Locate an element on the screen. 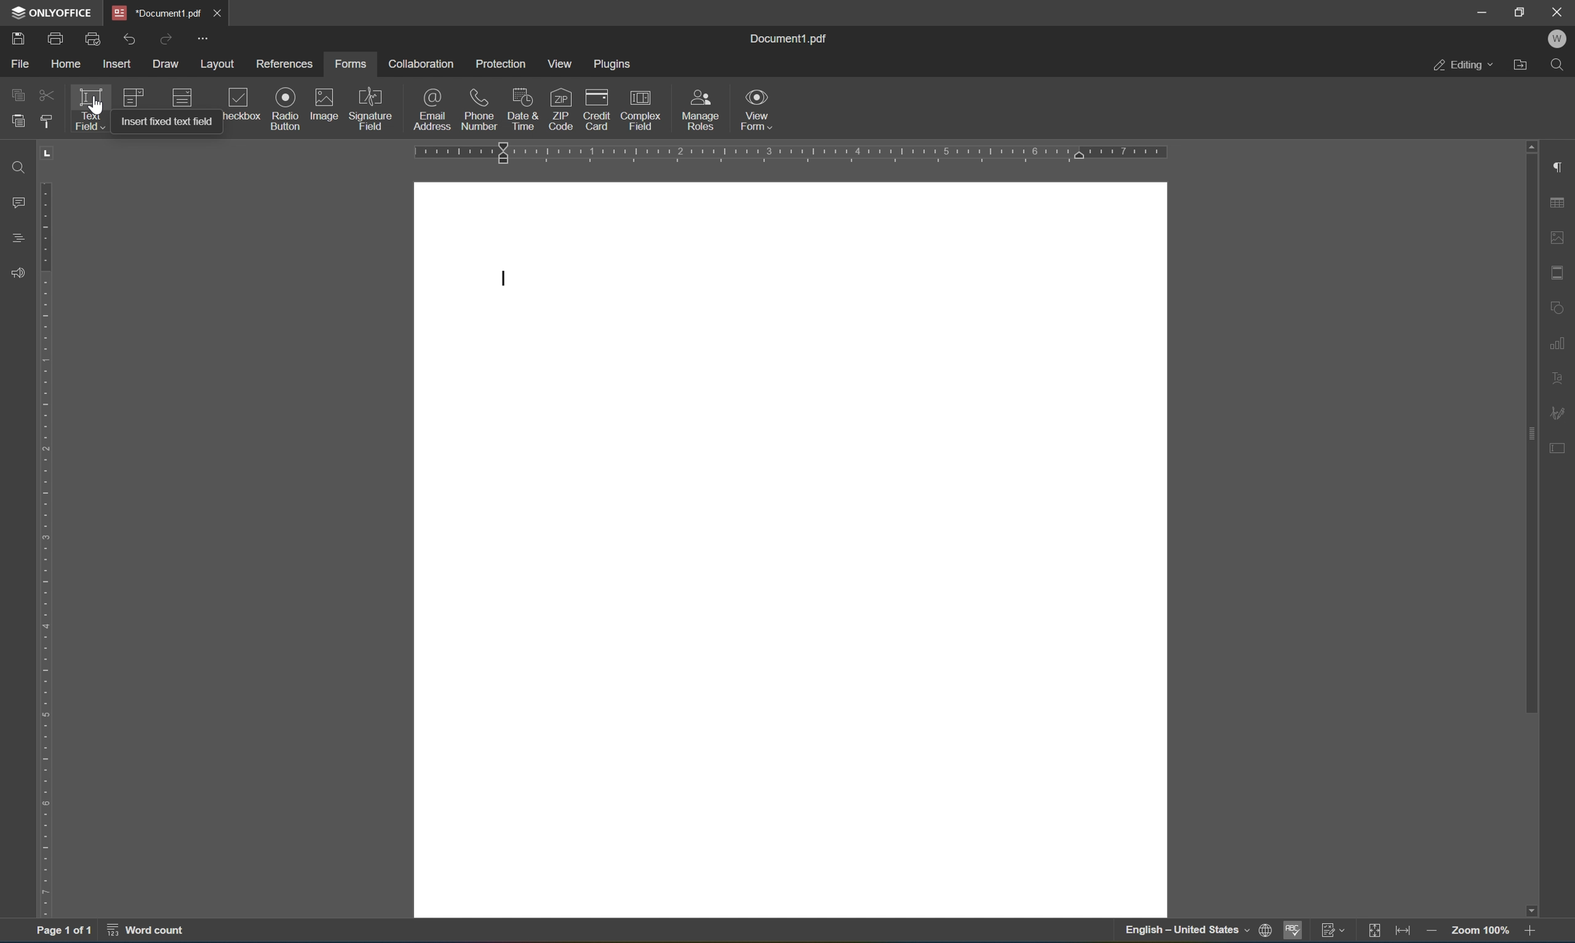 Image resolution: width=1575 pixels, height=943 pixels. ONLYOFFICE is located at coordinates (51, 12).